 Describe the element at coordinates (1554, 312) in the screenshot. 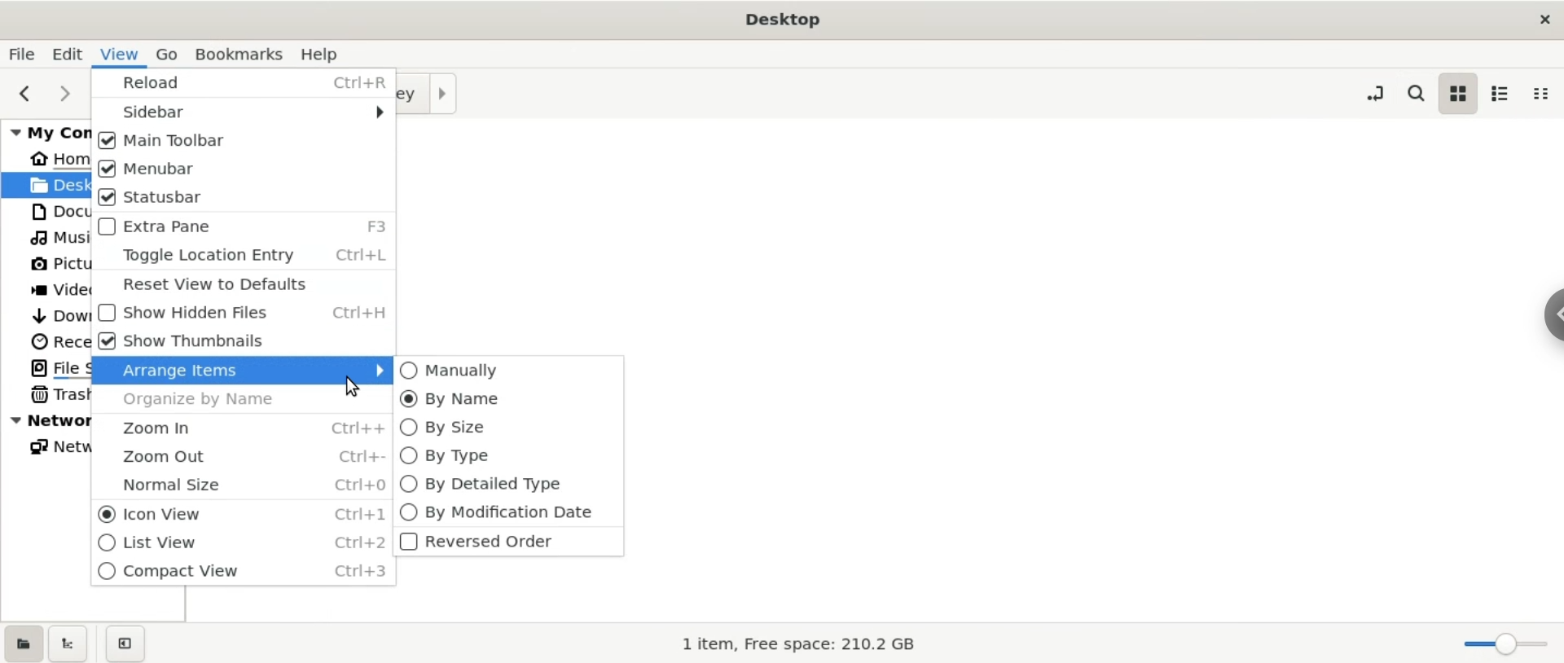

I see `chrome options` at that location.